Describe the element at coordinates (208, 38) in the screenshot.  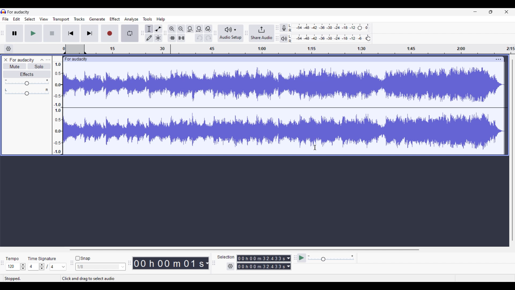
I see `Redo` at that location.